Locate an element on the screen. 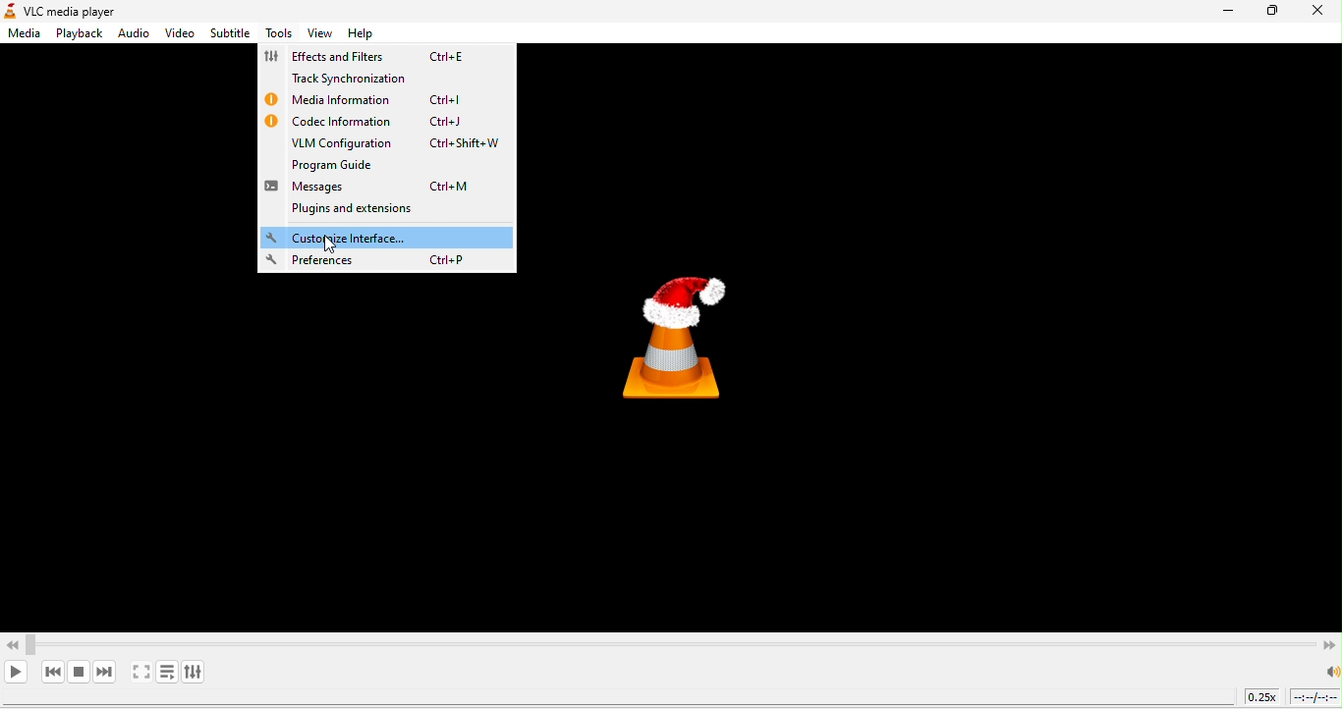 The image size is (1342, 709). logo is located at coordinates (9, 12).